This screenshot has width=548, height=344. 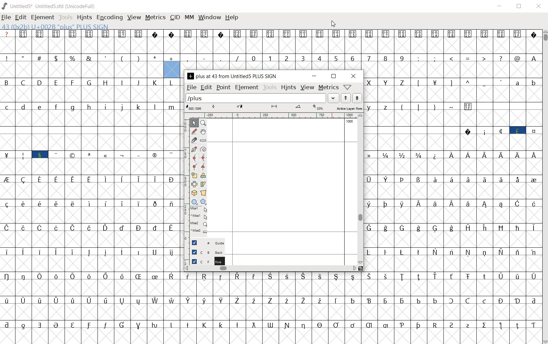 I want to click on scroll by hand, so click(x=203, y=132).